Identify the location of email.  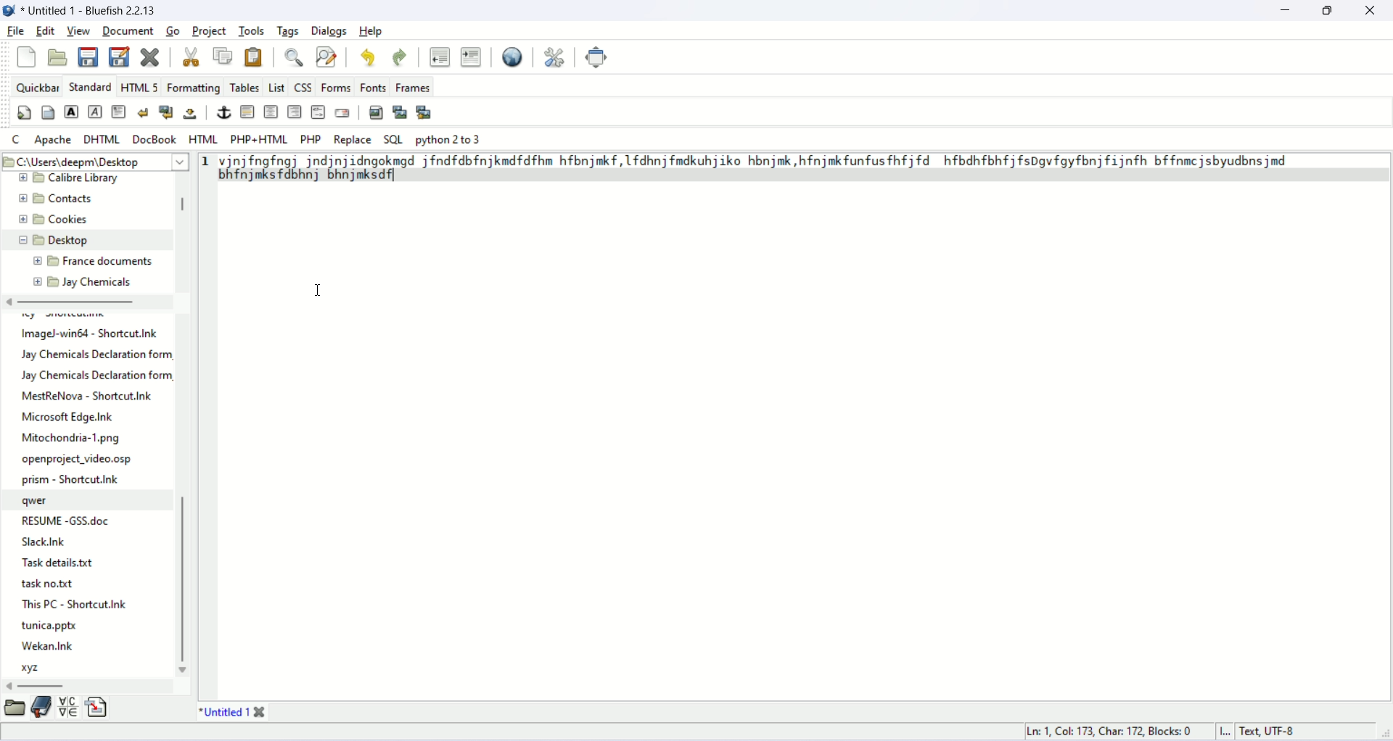
(342, 112).